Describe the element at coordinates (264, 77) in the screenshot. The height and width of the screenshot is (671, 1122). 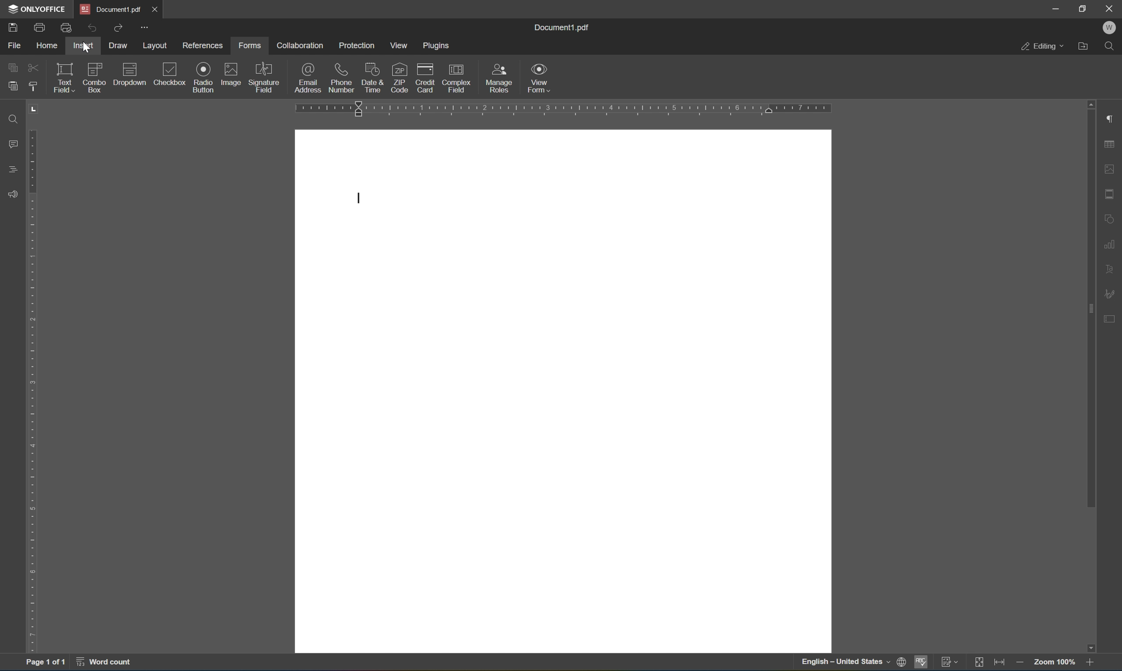
I see `signature field` at that location.